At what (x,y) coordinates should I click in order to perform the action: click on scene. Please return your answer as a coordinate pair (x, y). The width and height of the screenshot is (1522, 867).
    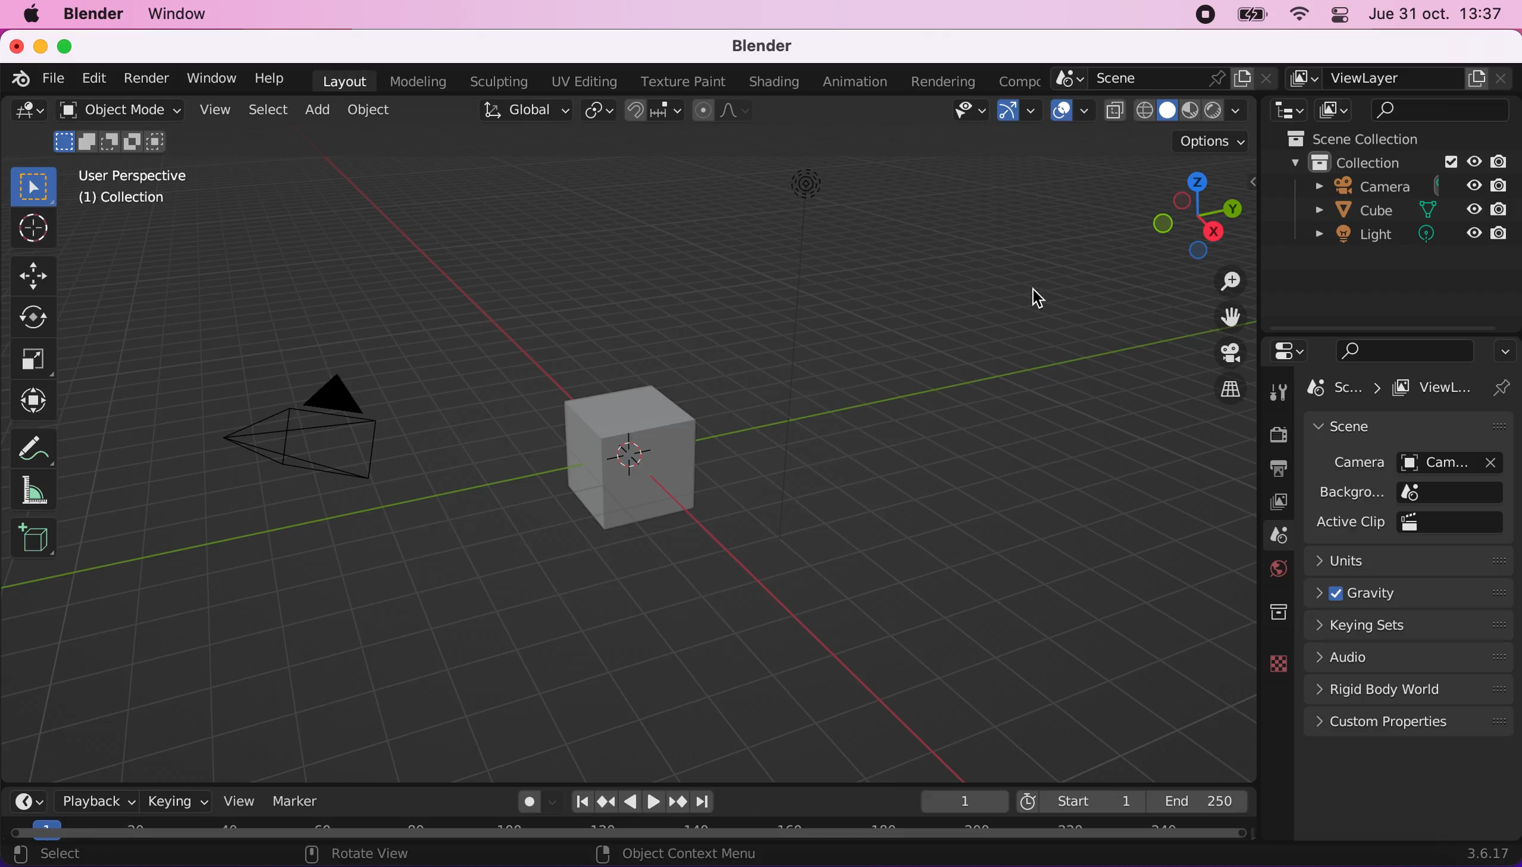
    Looking at the image, I should click on (1342, 388).